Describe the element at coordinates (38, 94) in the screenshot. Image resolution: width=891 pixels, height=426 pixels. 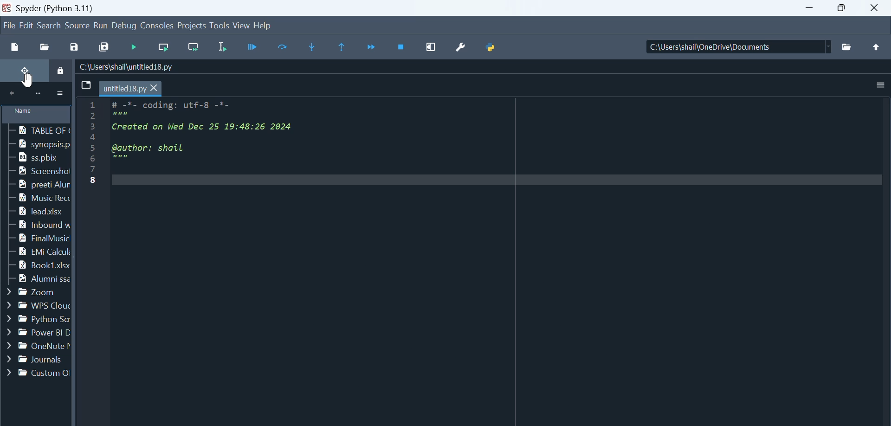
I see `icon` at that location.